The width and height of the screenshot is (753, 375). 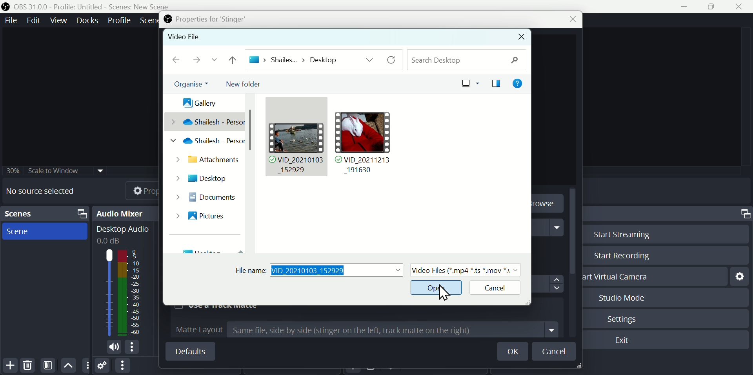 What do you see at coordinates (438, 287) in the screenshot?
I see `Cursor on OK` at bounding box center [438, 287].